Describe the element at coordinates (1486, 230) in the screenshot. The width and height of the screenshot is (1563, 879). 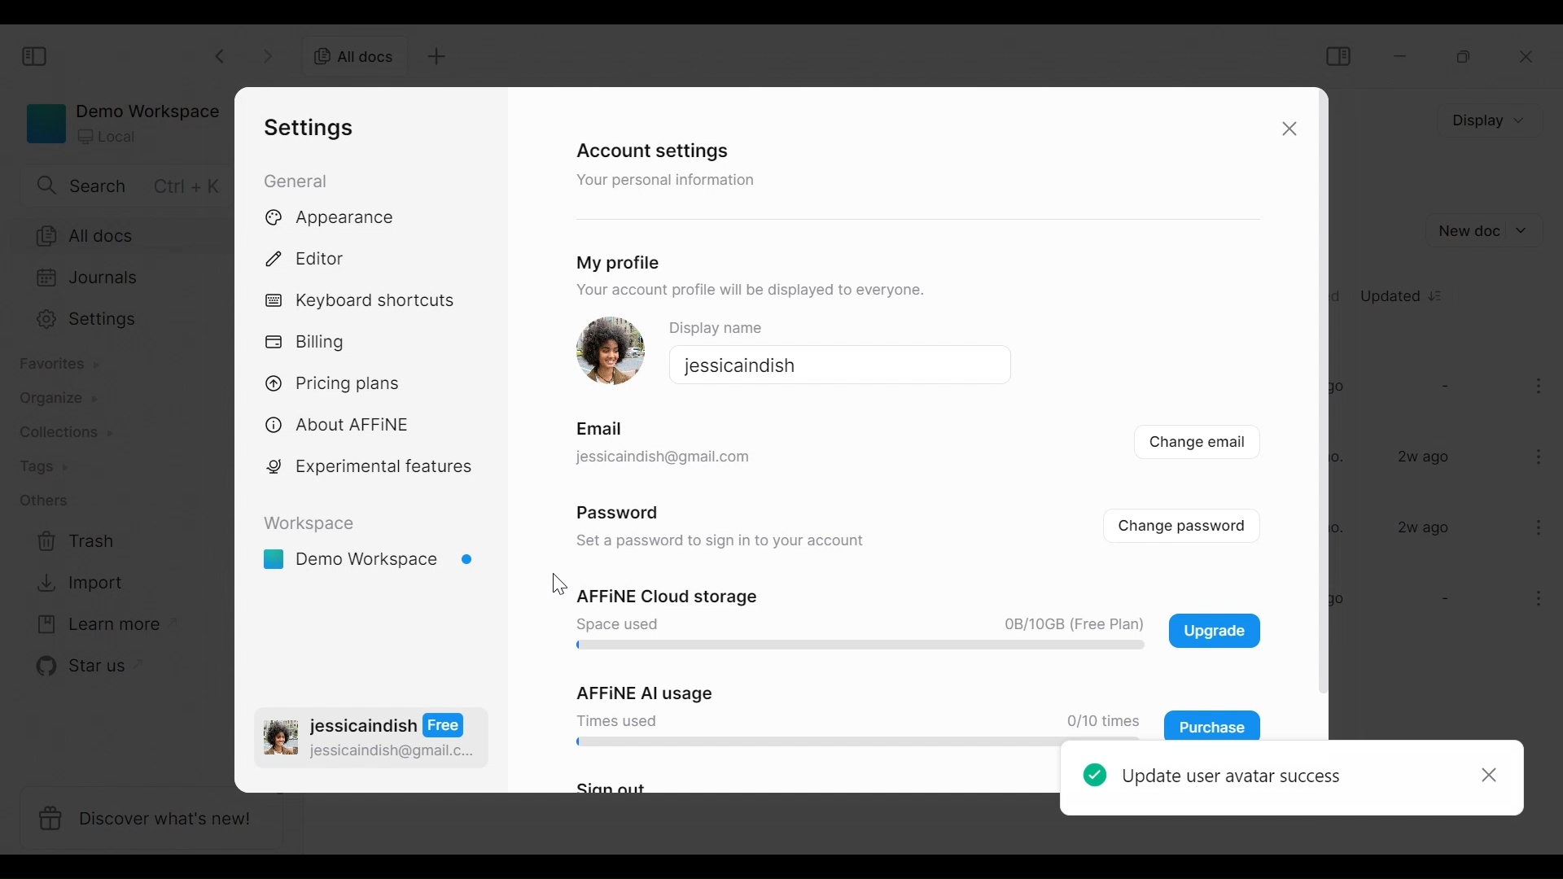
I see `Add New document` at that location.